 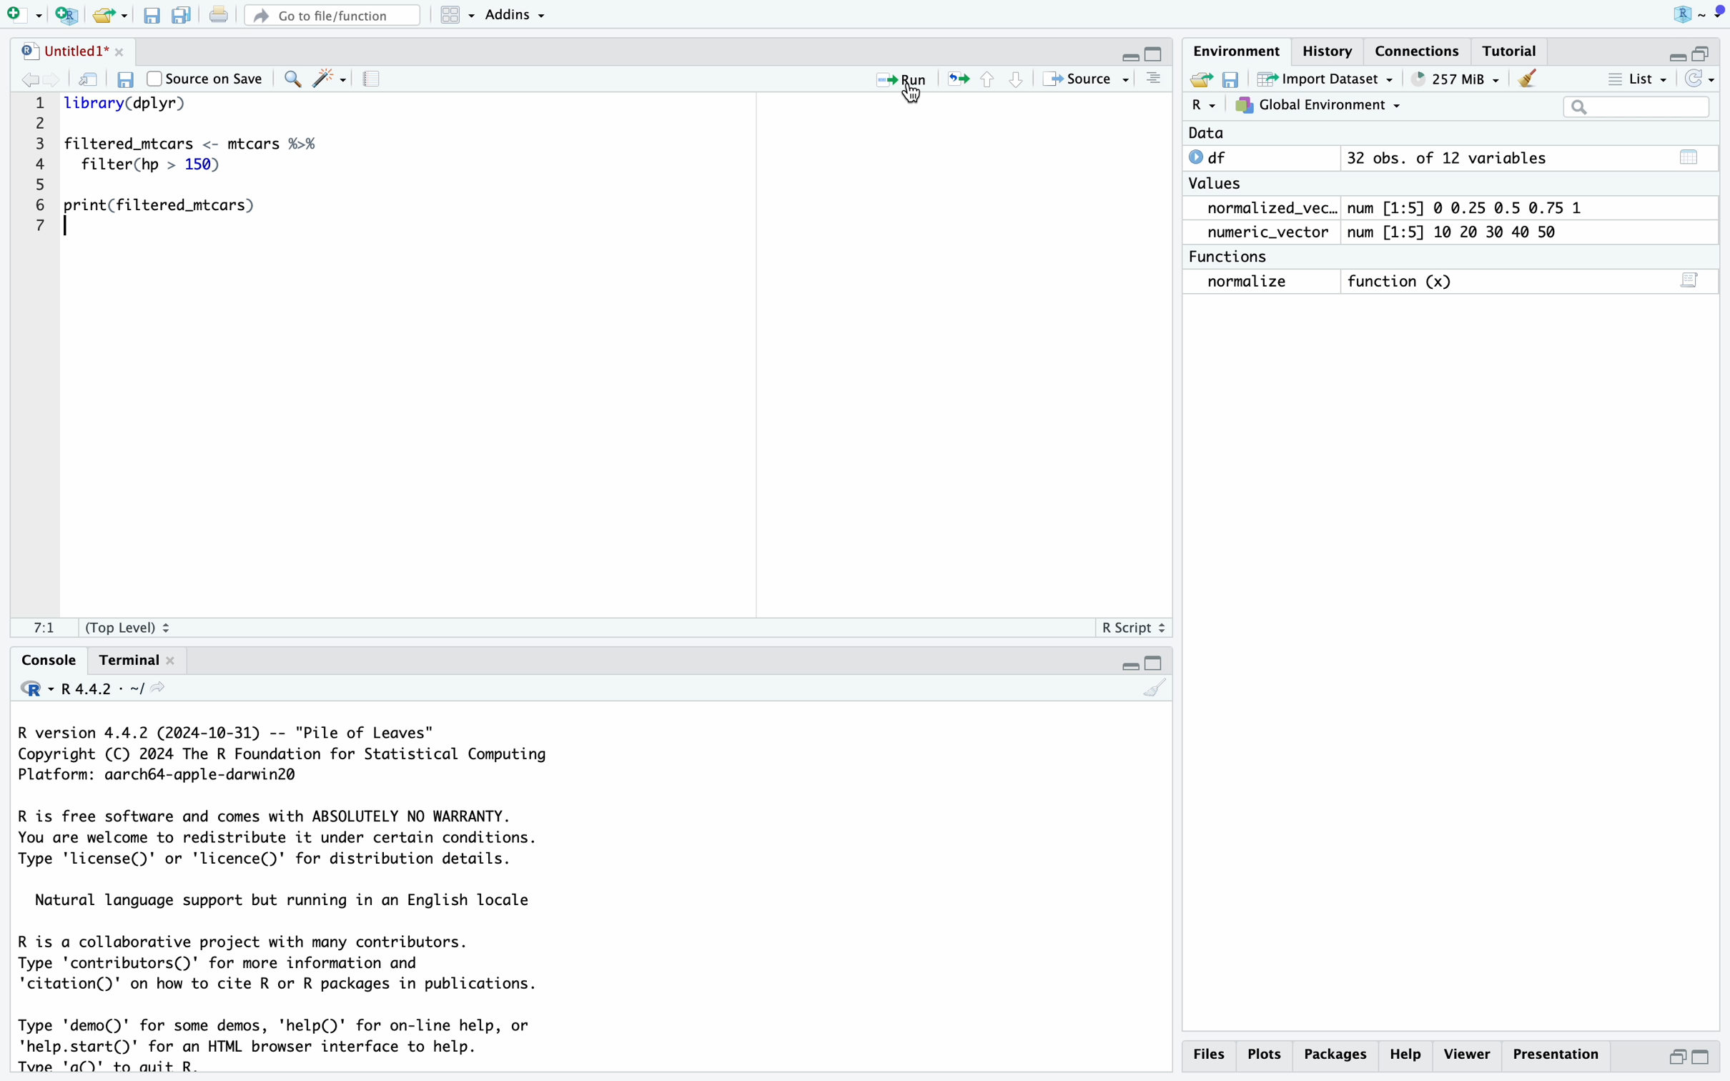 What do you see at coordinates (910, 99) in the screenshot?
I see `cursor` at bounding box center [910, 99].